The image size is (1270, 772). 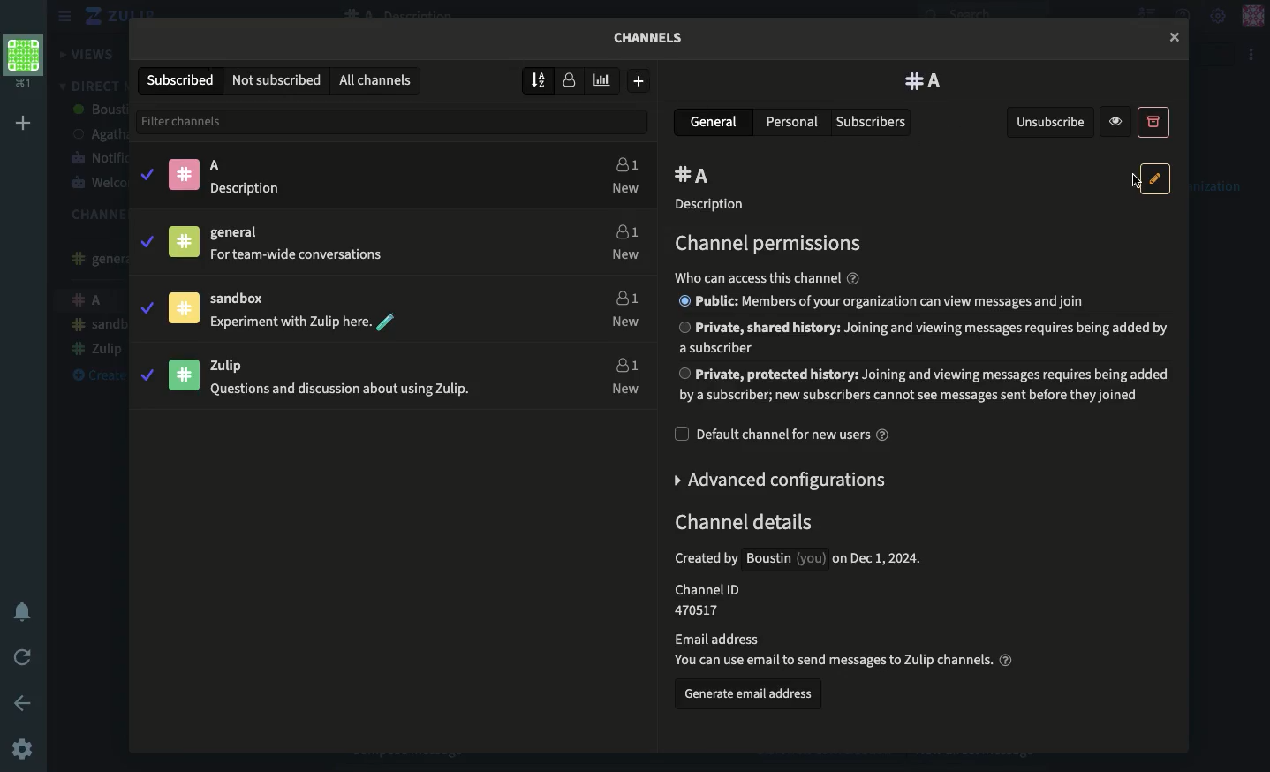 What do you see at coordinates (26, 123) in the screenshot?
I see `Add` at bounding box center [26, 123].